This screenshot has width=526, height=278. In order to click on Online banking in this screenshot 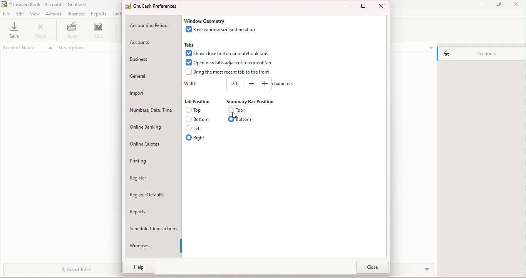, I will do `click(152, 124)`.